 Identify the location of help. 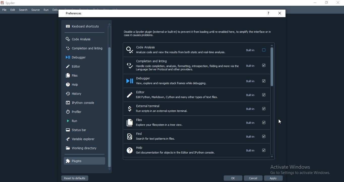
(268, 13).